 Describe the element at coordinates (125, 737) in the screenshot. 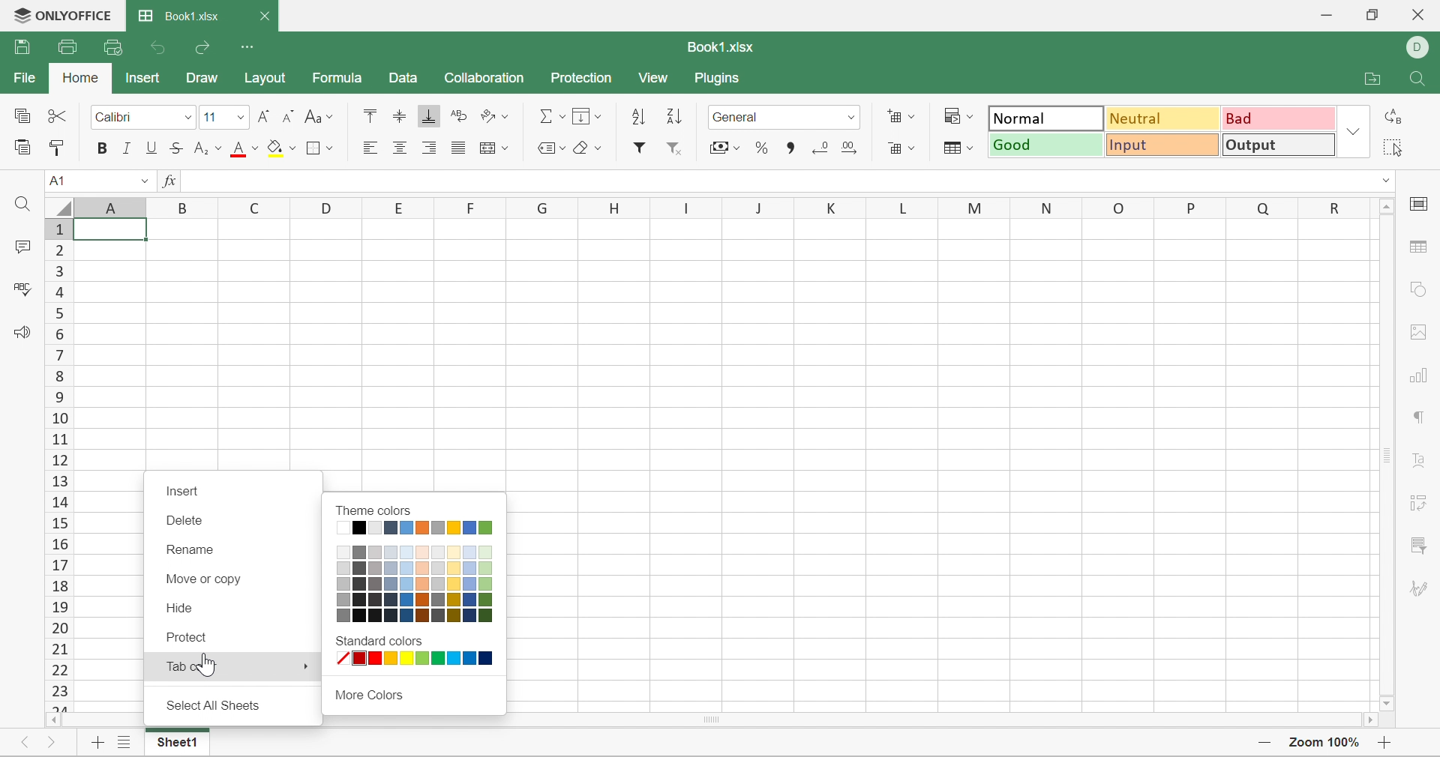

I see `More sheets` at that location.